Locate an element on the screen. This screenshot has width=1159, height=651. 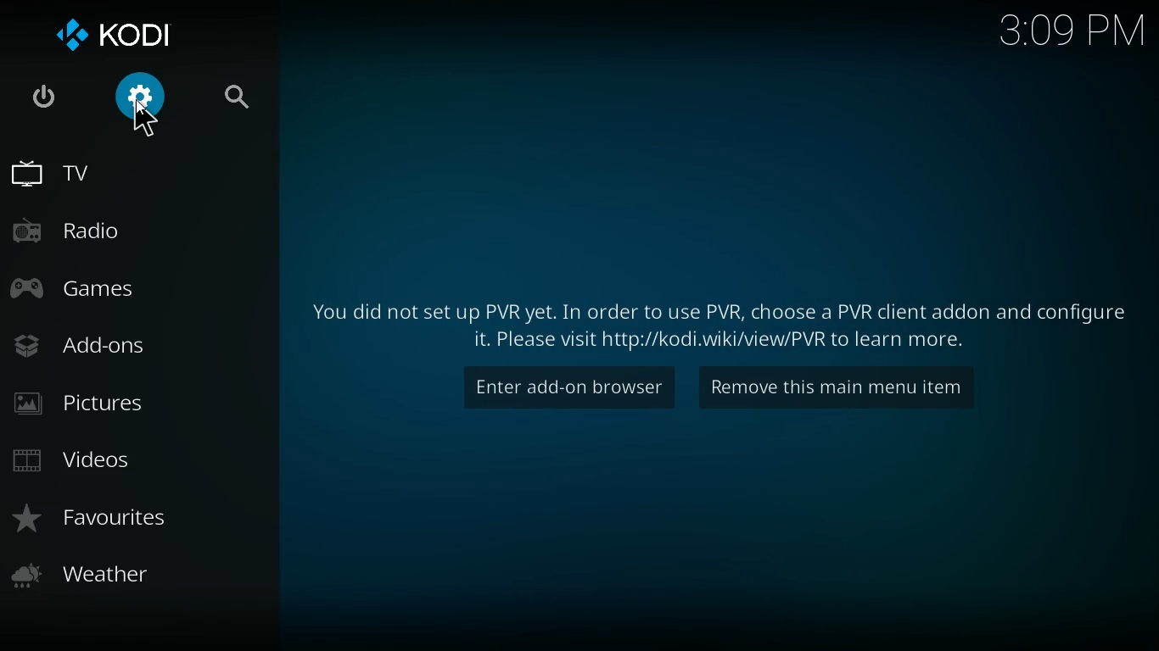
enter add-on browser is located at coordinates (565, 388).